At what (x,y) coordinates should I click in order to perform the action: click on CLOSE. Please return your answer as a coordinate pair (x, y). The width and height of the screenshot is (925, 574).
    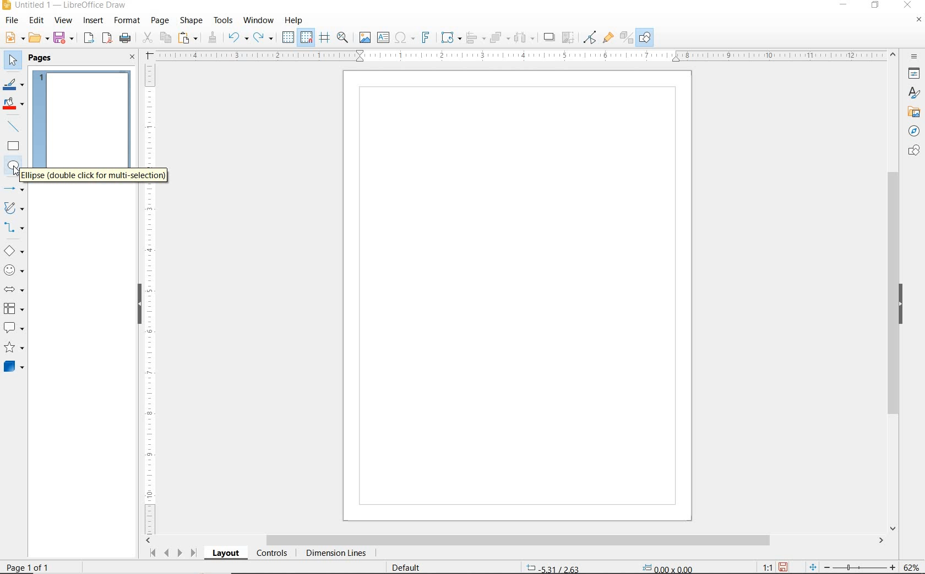
    Looking at the image, I should click on (132, 58).